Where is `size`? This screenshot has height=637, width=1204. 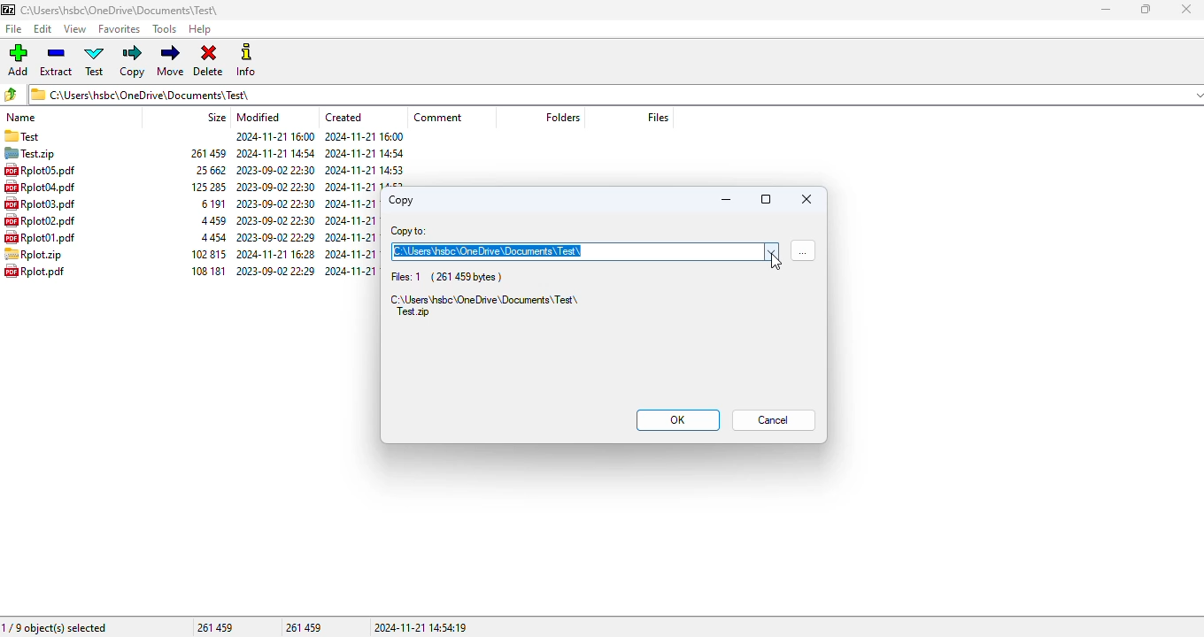 size is located at coordinates (212, 220).